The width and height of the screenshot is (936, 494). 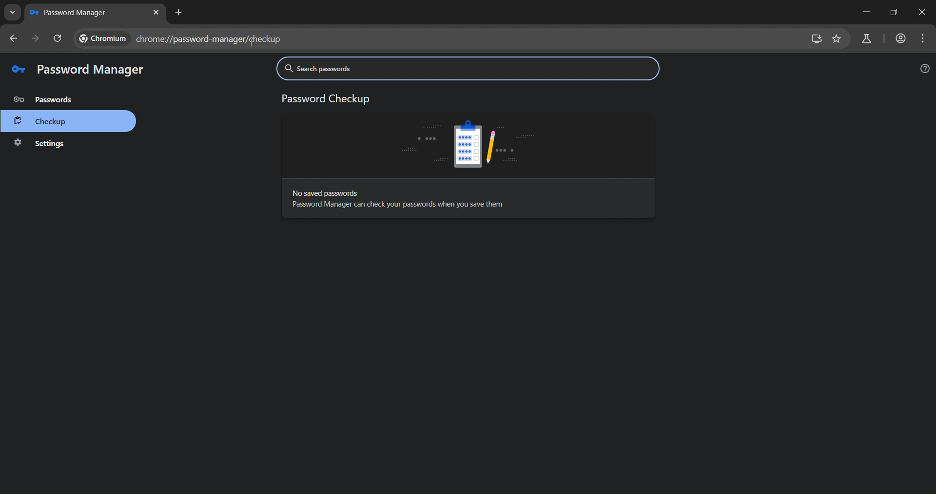 What do you see at coordinates (388, 68) in the screenshot?
I see `search passwords` at bounding box center [388, 68].